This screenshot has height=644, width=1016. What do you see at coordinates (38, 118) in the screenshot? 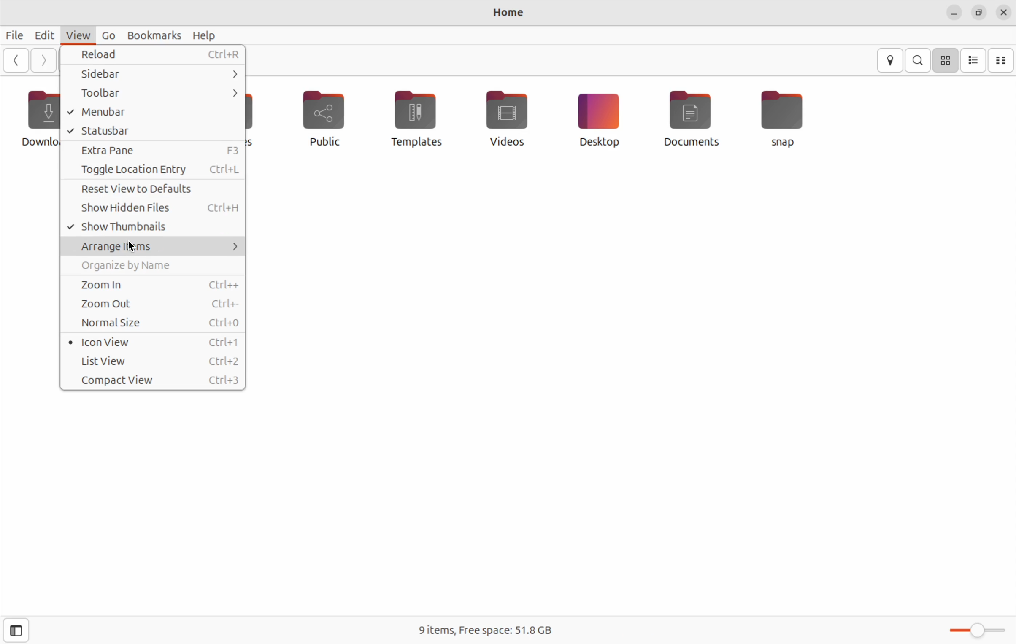
I see `downloads` at bounding box center [38, 118].